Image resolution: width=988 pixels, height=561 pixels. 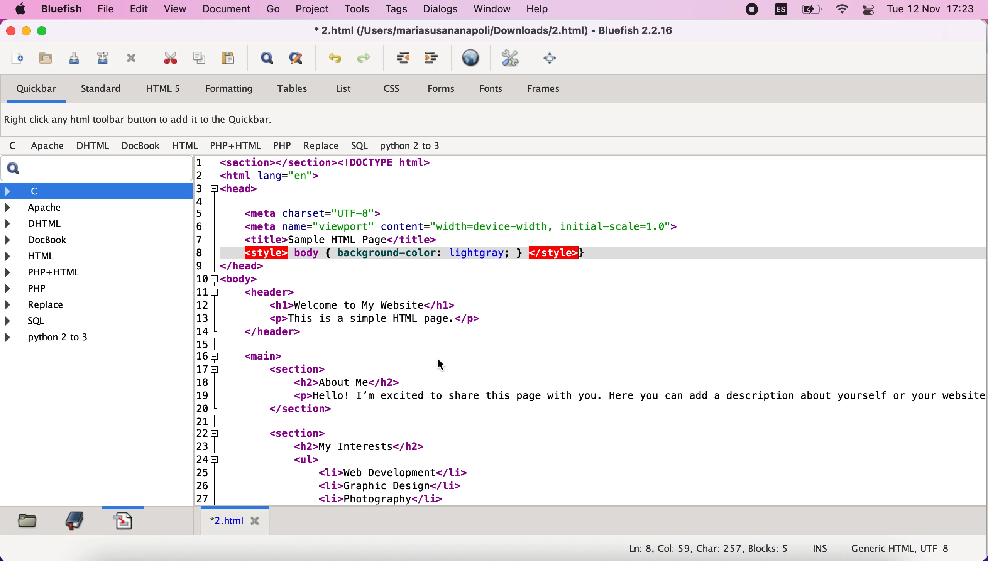 I want to click on language, so click(x=781, y=12).